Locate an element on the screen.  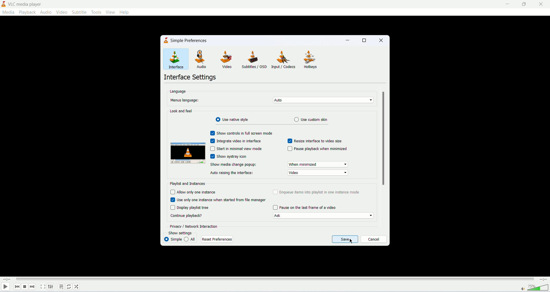
use only one instance When started from file manager is located at coordinates (219, 200).